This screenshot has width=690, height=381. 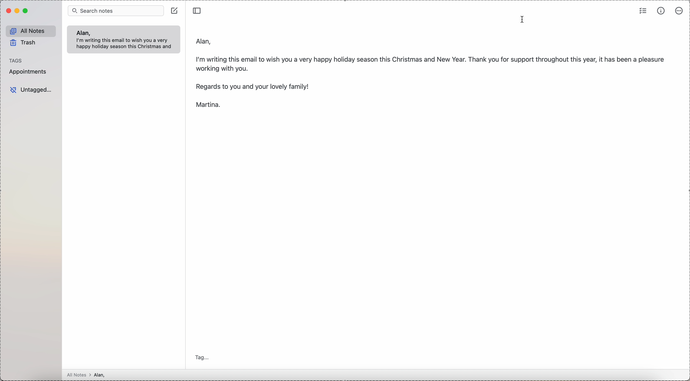 What do you see at coordinates (253, 87) in the screenshot?
I see `regards` at bounding box center [253, 87].